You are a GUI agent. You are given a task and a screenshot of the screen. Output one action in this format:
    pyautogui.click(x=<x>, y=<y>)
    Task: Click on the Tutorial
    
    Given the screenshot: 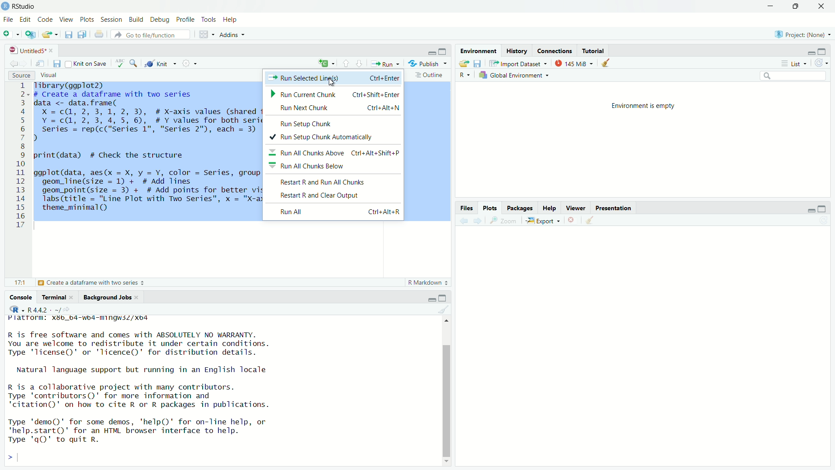 What is the action you would take?
    pyautogui.click(x=592, y=50)
    